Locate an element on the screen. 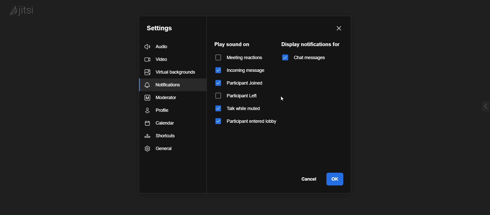 The width and height of the screenshot is (490, 215). profile is located at coordinates (160, 110).